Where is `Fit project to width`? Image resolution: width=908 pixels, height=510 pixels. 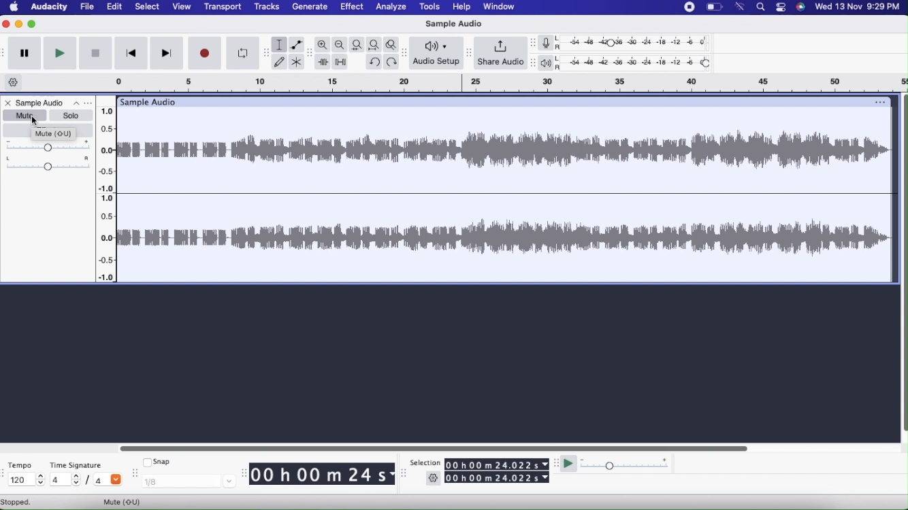
Fit project to width is located at coordinates (374, 44).